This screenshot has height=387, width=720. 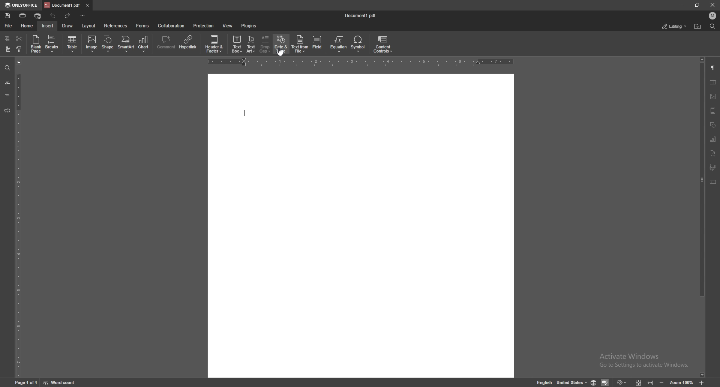 I want to click on text art, so click(x=251, y=44).